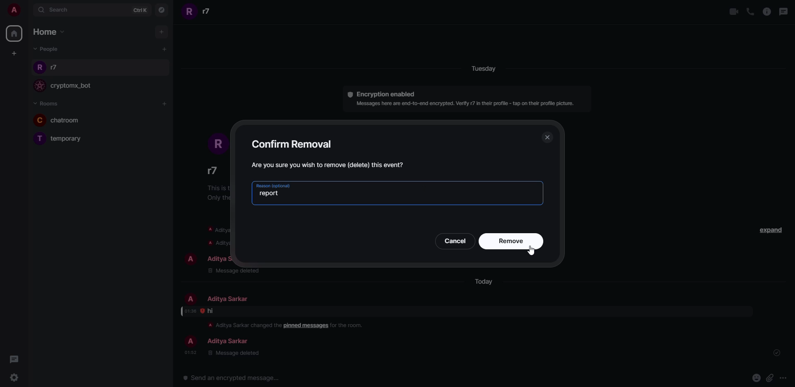 This screenshot has width=795, height=387. What do you see at coordinates (349, 325) in the screenshot?
I see `info` at bounding box center [349, 325].